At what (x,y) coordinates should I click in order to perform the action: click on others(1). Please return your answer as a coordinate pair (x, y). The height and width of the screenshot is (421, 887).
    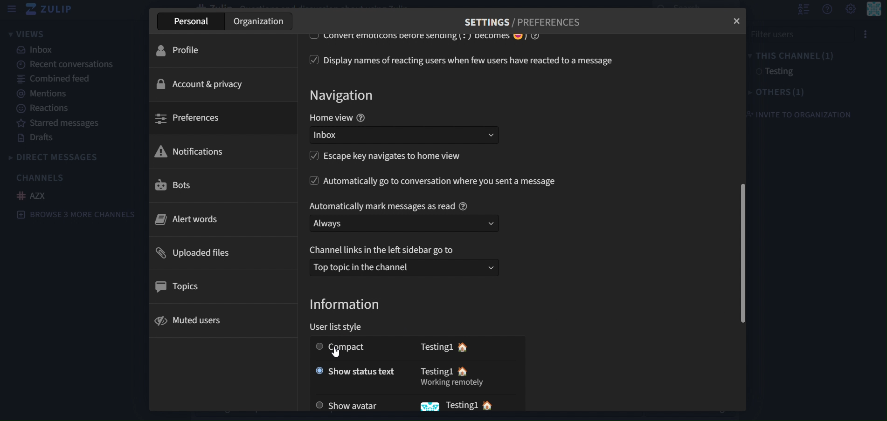
    Looking at the image, I should click on (778, 91).